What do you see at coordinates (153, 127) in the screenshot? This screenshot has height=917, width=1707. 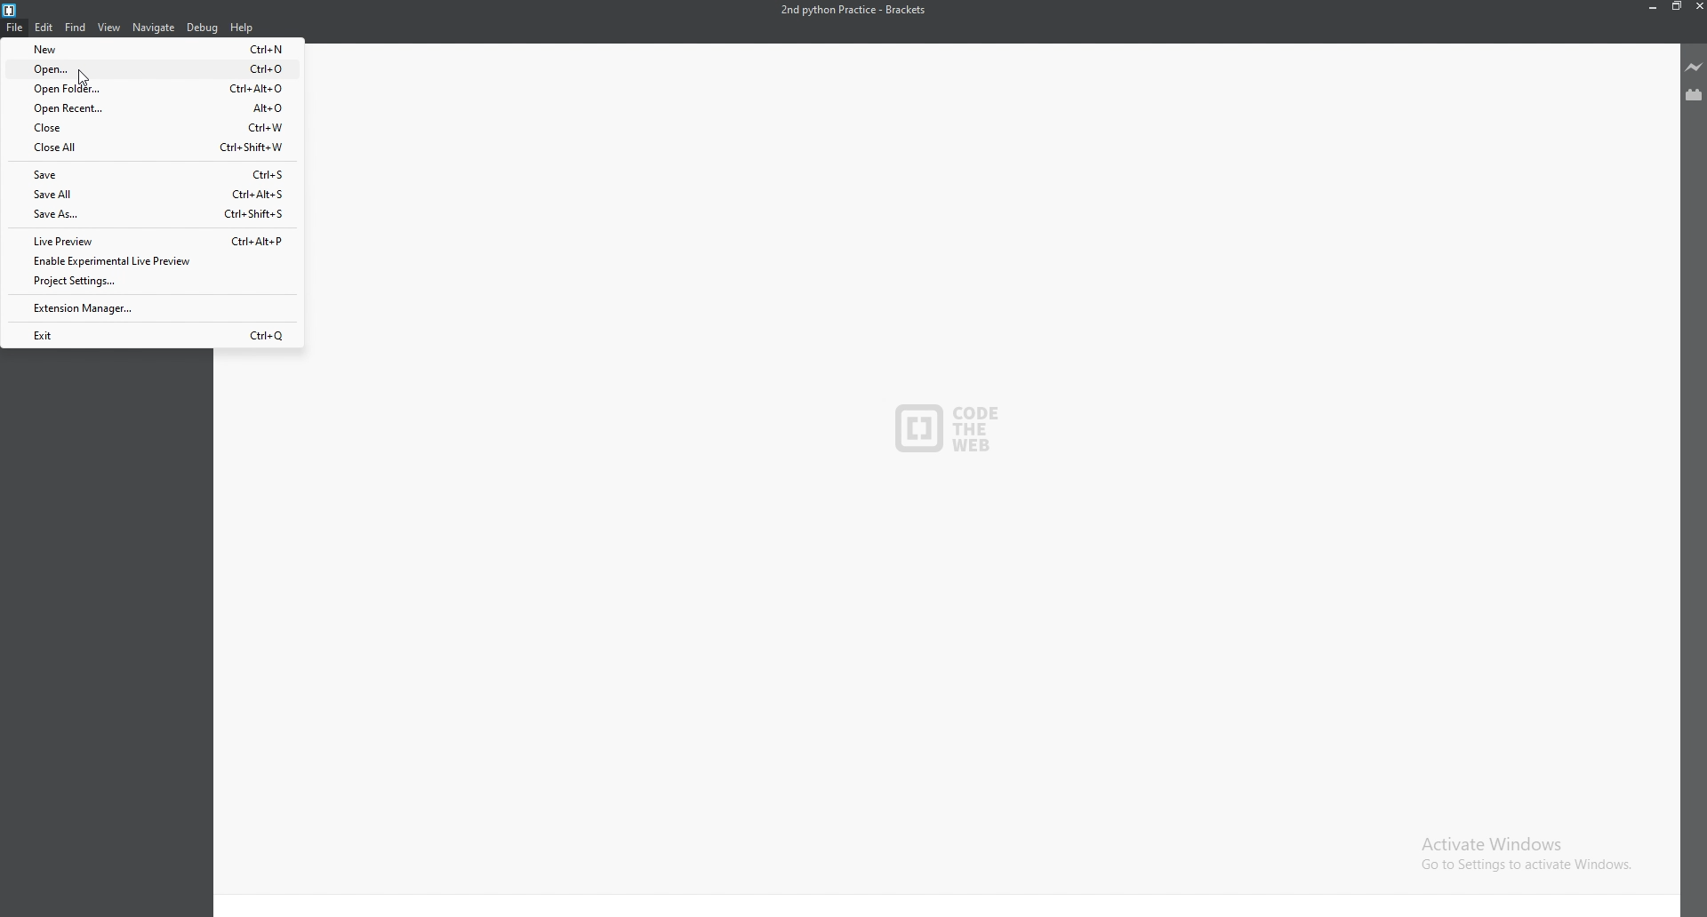 I see `close` at bounding box center [153, 127].